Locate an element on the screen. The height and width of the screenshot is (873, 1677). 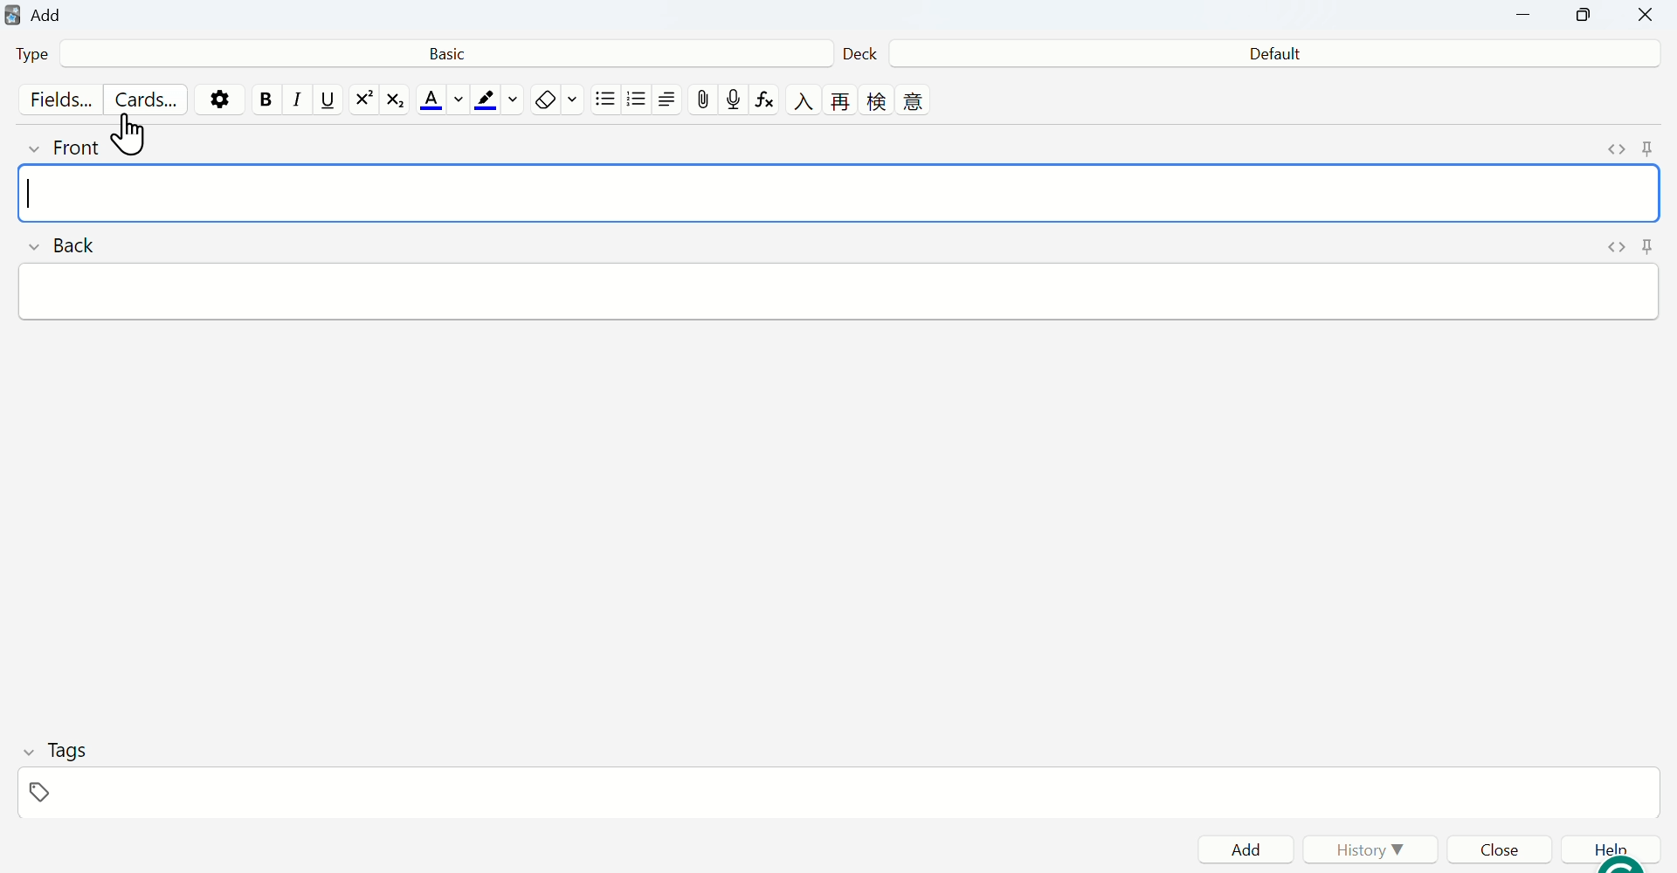
Type is located at coordinates (62, 58).